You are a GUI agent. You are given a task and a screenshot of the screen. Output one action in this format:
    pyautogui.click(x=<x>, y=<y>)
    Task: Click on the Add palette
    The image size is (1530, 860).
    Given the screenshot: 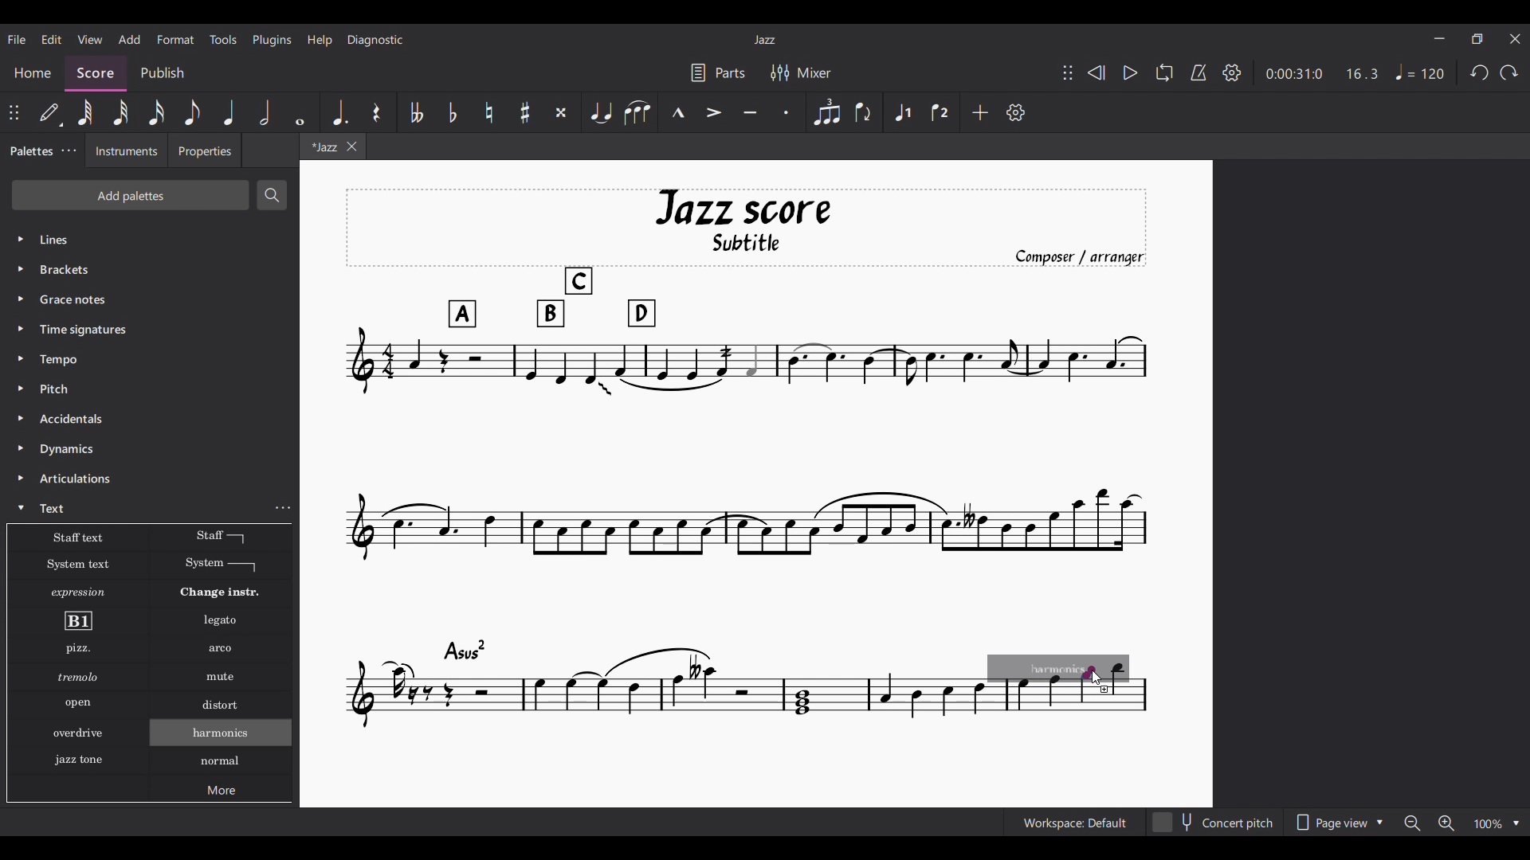 What is the action you would take?
    pyautogui.click(x=130, y=195)
    